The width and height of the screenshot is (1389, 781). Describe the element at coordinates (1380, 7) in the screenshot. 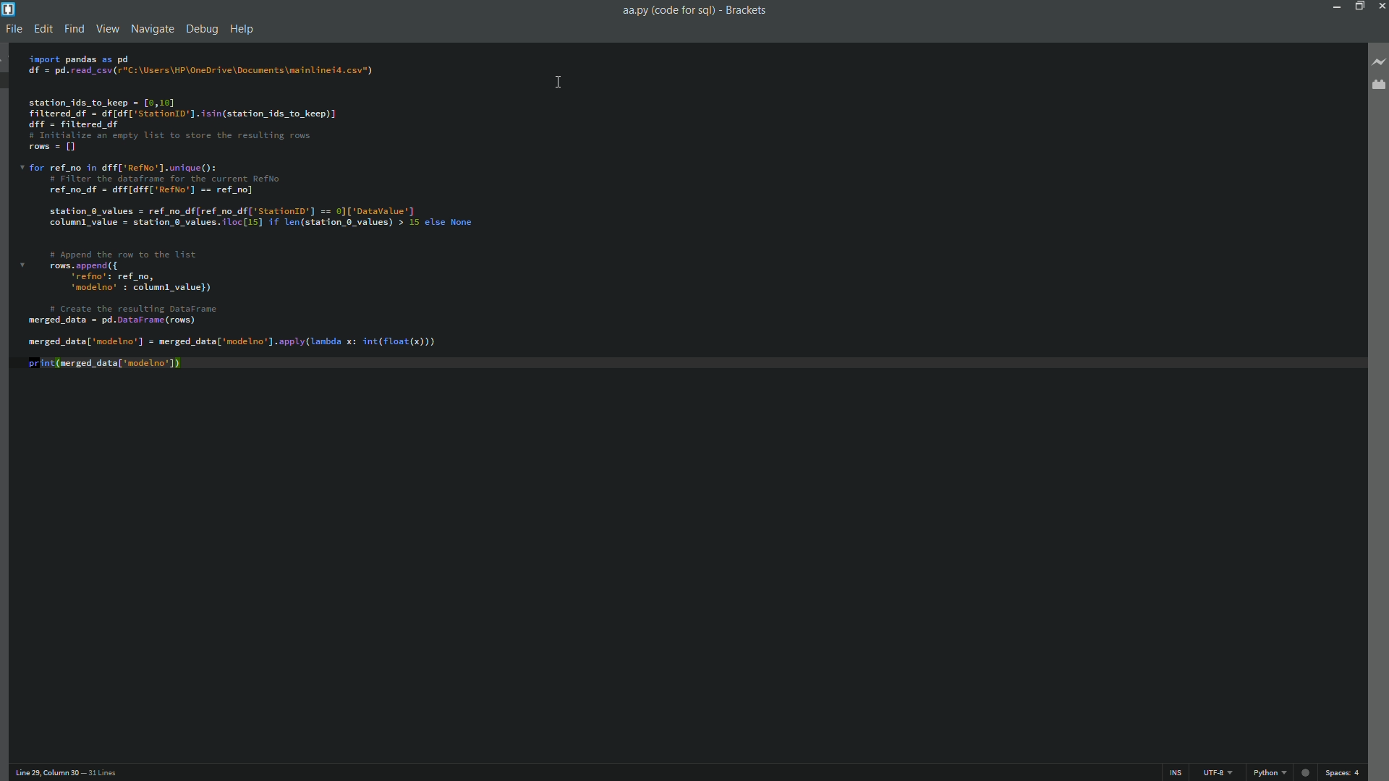

I see `close app button` at that location.